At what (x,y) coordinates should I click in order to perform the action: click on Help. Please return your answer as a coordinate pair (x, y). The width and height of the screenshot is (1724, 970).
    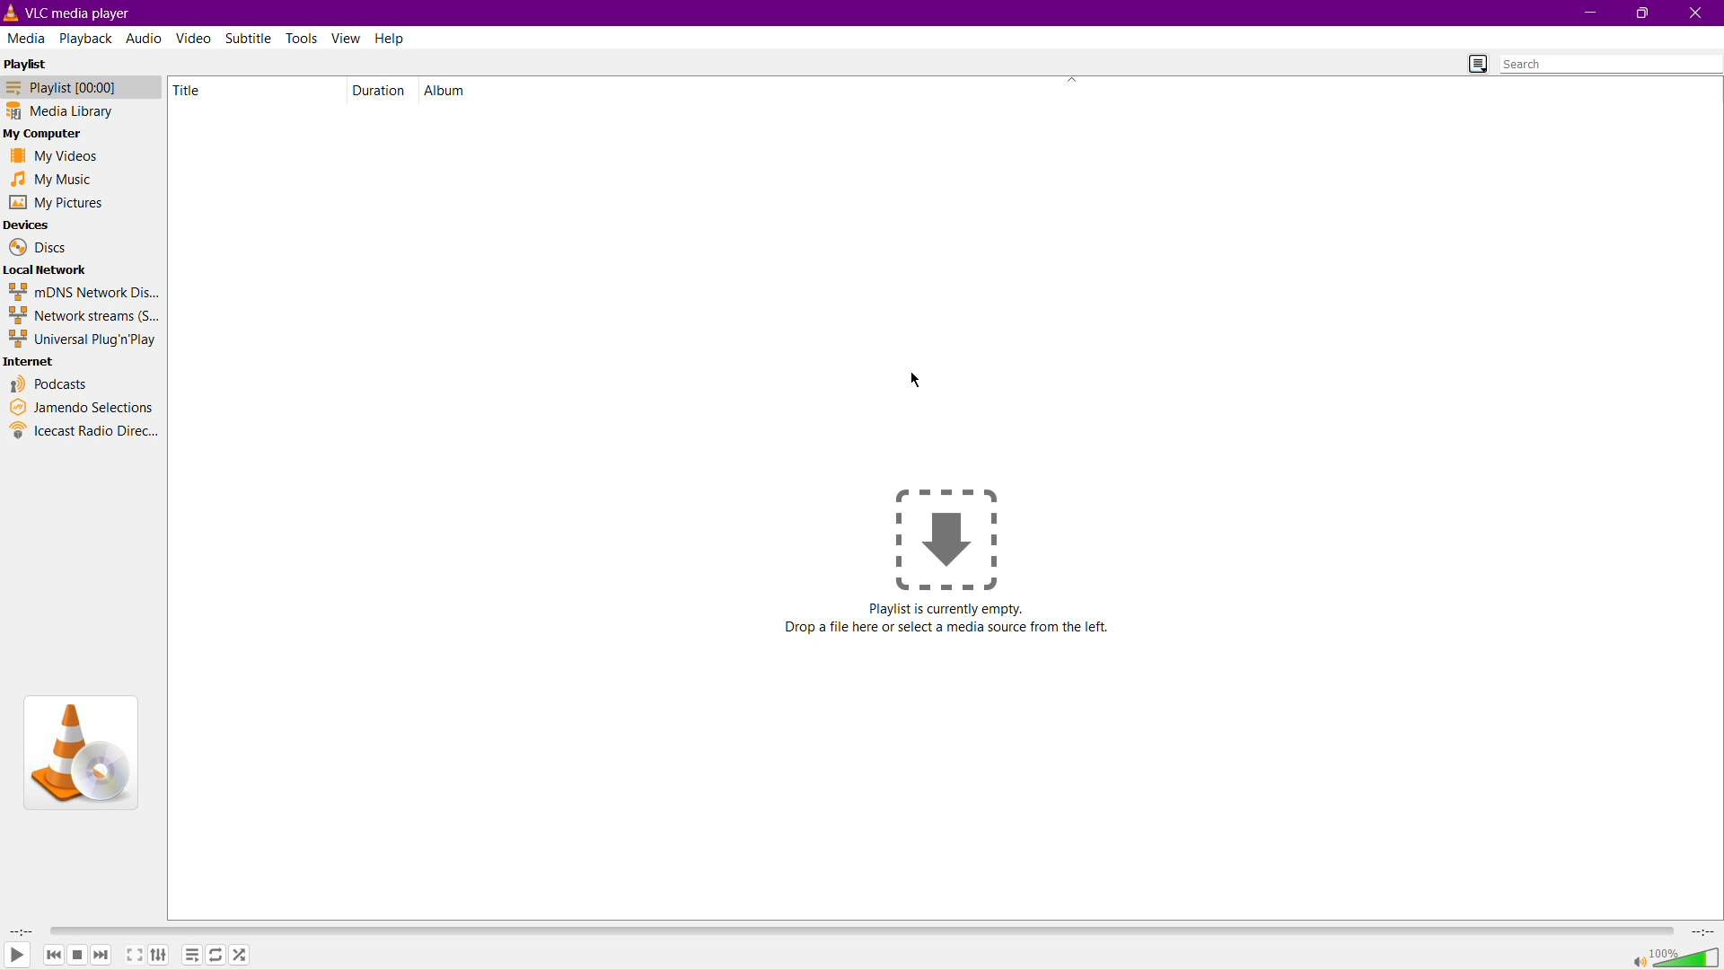
    Looking at the image, I should click on (391, 38).